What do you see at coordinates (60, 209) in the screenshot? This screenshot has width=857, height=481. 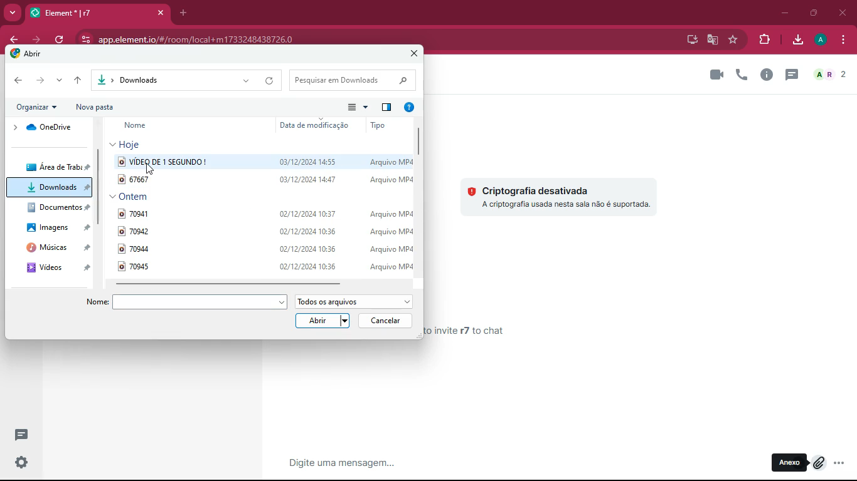 I see `documentos` at bounding box center [60, 209].